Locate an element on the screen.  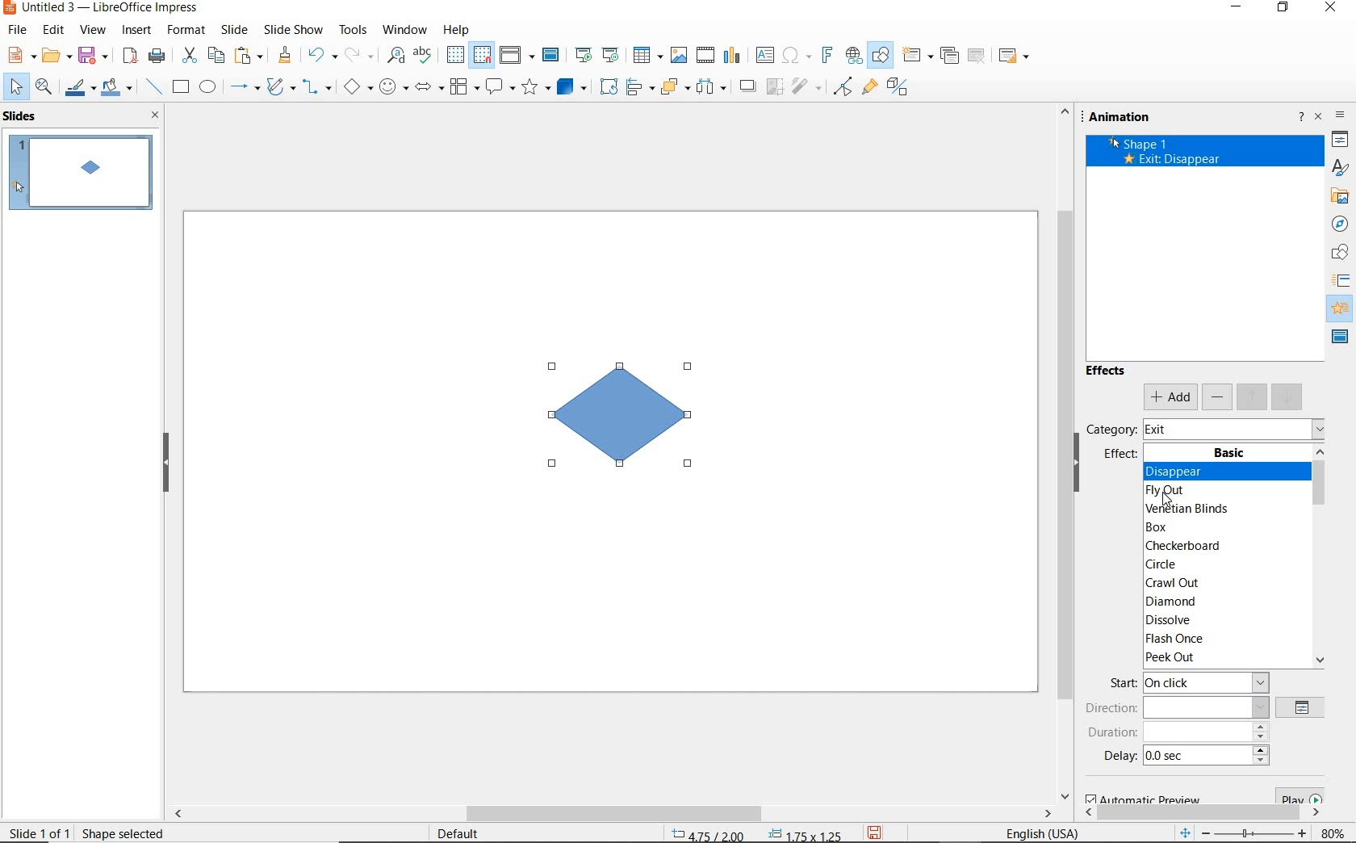
display views is located at coordinates (515, 56).